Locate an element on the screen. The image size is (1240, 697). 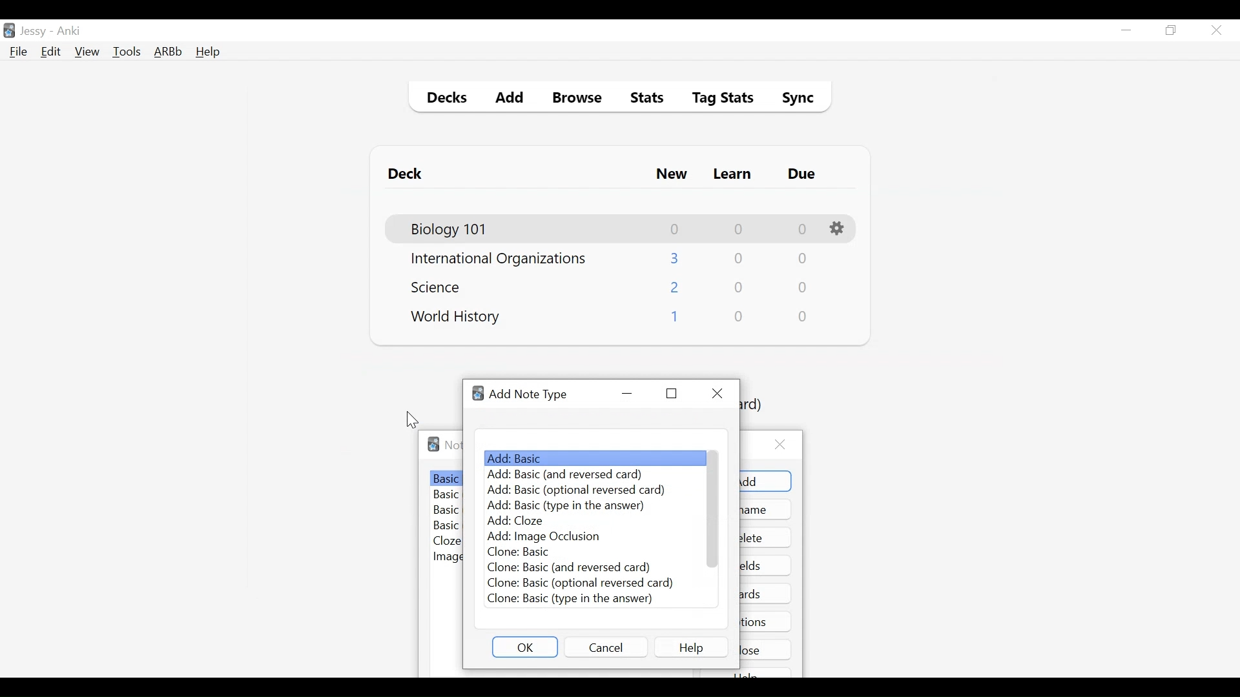
minimize is located at coordinates (1126, 31).